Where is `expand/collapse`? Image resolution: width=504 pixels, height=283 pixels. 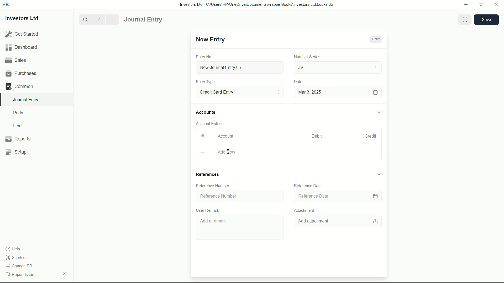 expand/collapse is located at coordinates (379, 111).